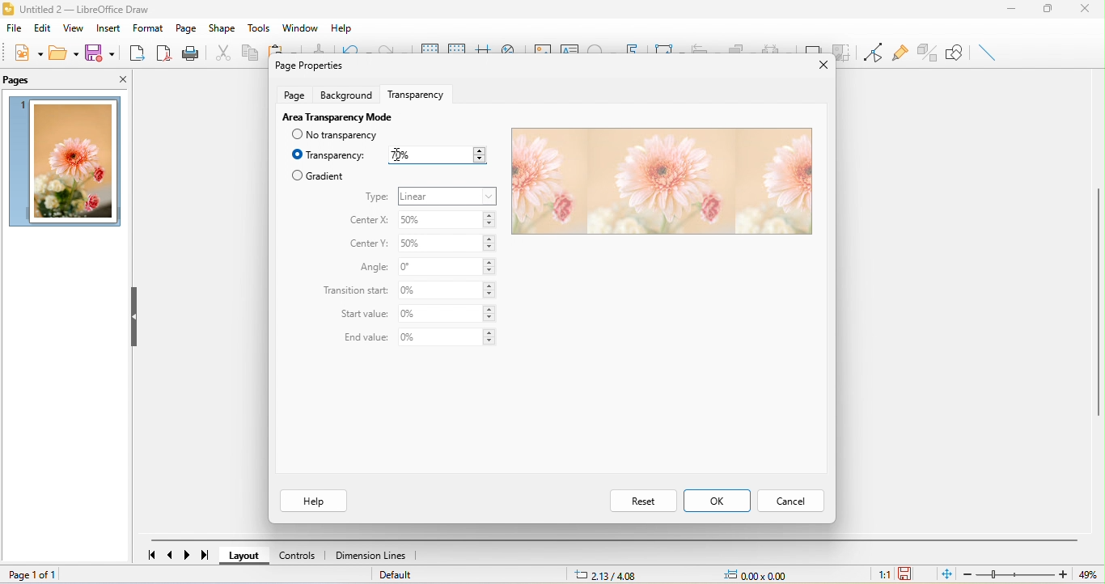 This screenshot has height=584, width=1105. Describe the element at coordinates (44, 28) in the screenshot. I see `edit` at that location.